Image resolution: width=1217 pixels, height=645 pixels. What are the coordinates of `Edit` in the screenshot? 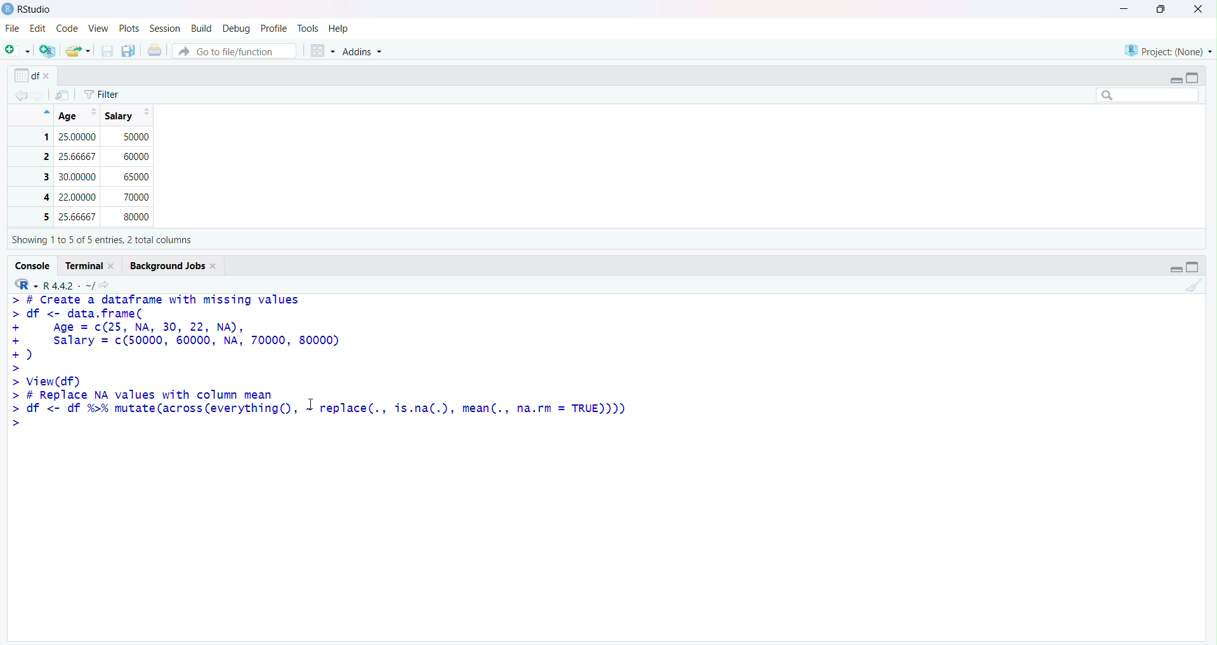 It's located at (39, 29).